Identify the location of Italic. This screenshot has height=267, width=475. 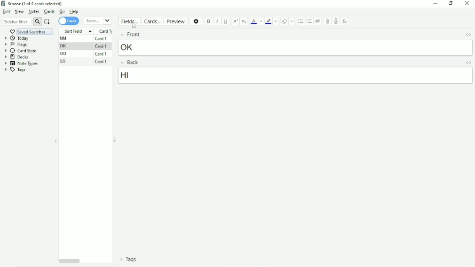
(217, 21).